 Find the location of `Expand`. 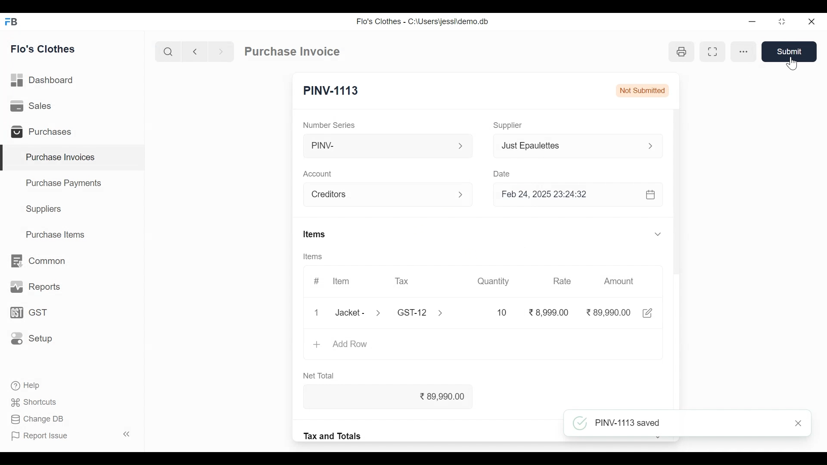

Expand is located at coordinates (464, 195).